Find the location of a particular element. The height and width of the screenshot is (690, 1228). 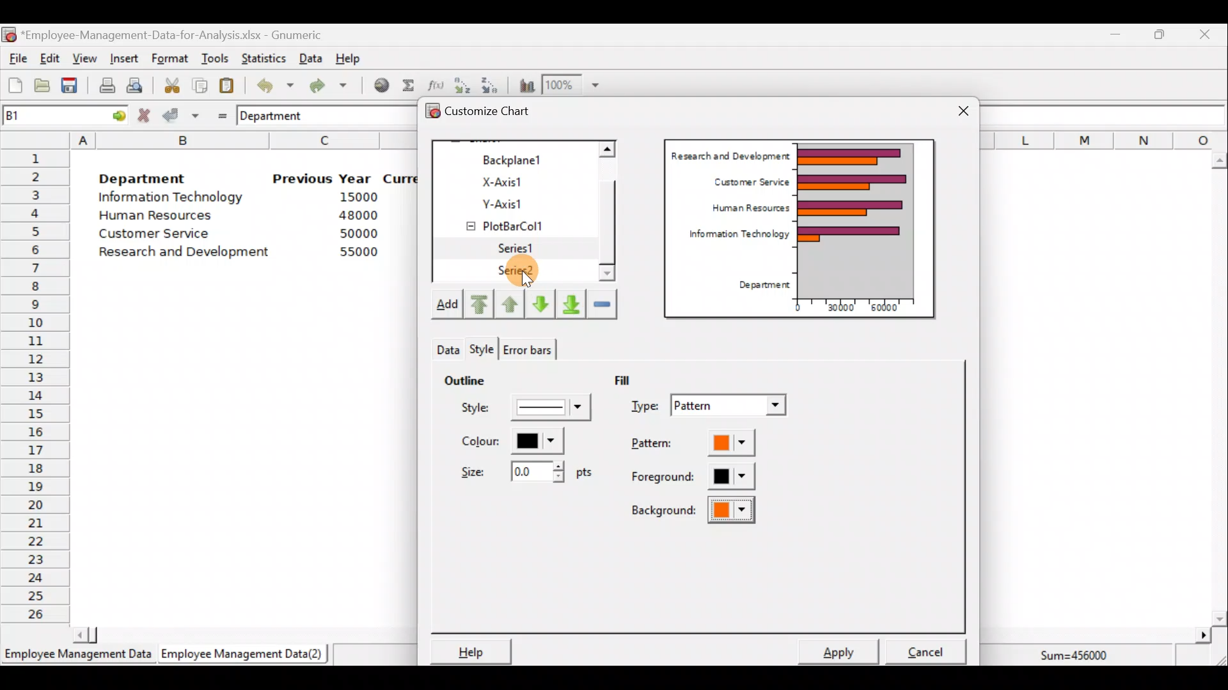

Move upward is located at coordinates (477, 305).